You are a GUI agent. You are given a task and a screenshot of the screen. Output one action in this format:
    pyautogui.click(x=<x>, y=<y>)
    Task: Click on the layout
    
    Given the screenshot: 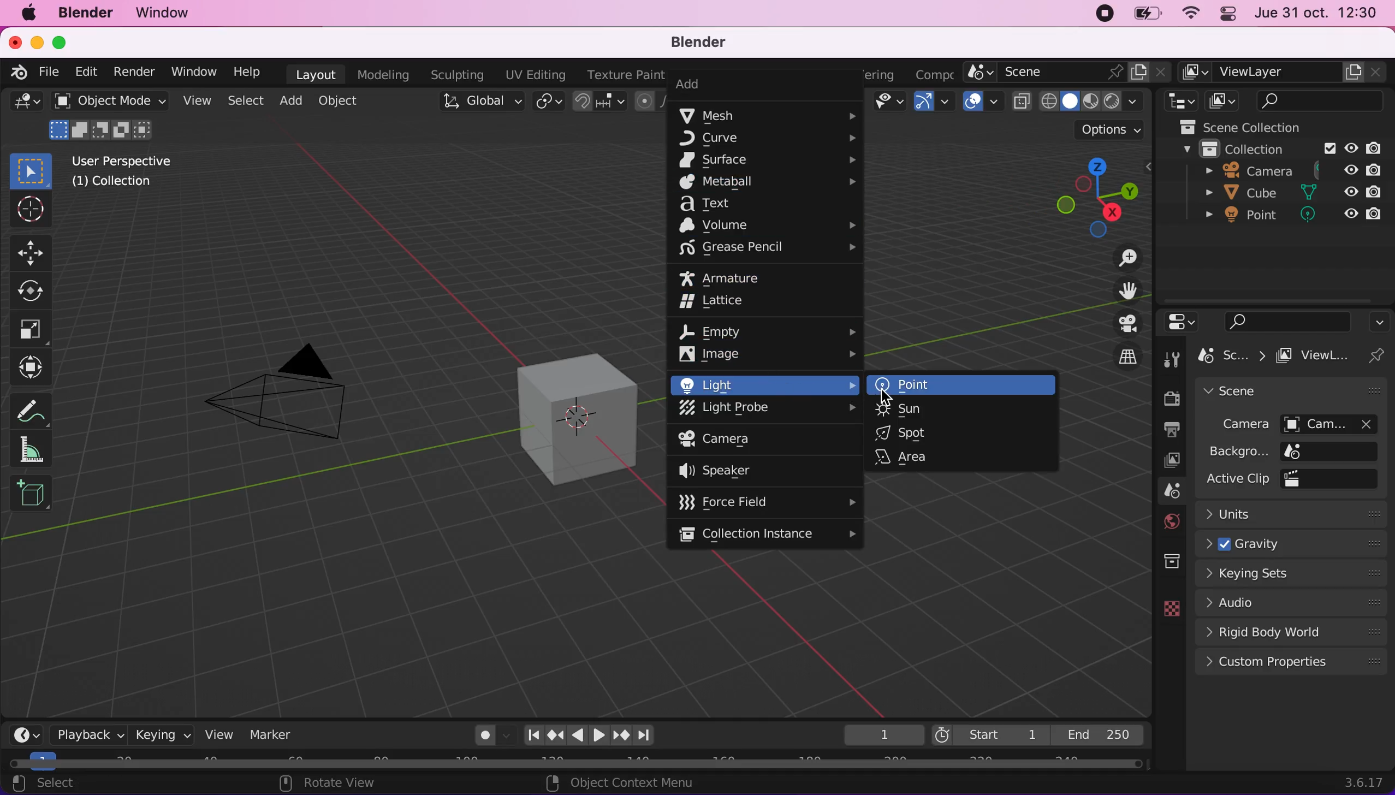 What is the action you would take?
    pyautogui.click(x=317, y=74)
    